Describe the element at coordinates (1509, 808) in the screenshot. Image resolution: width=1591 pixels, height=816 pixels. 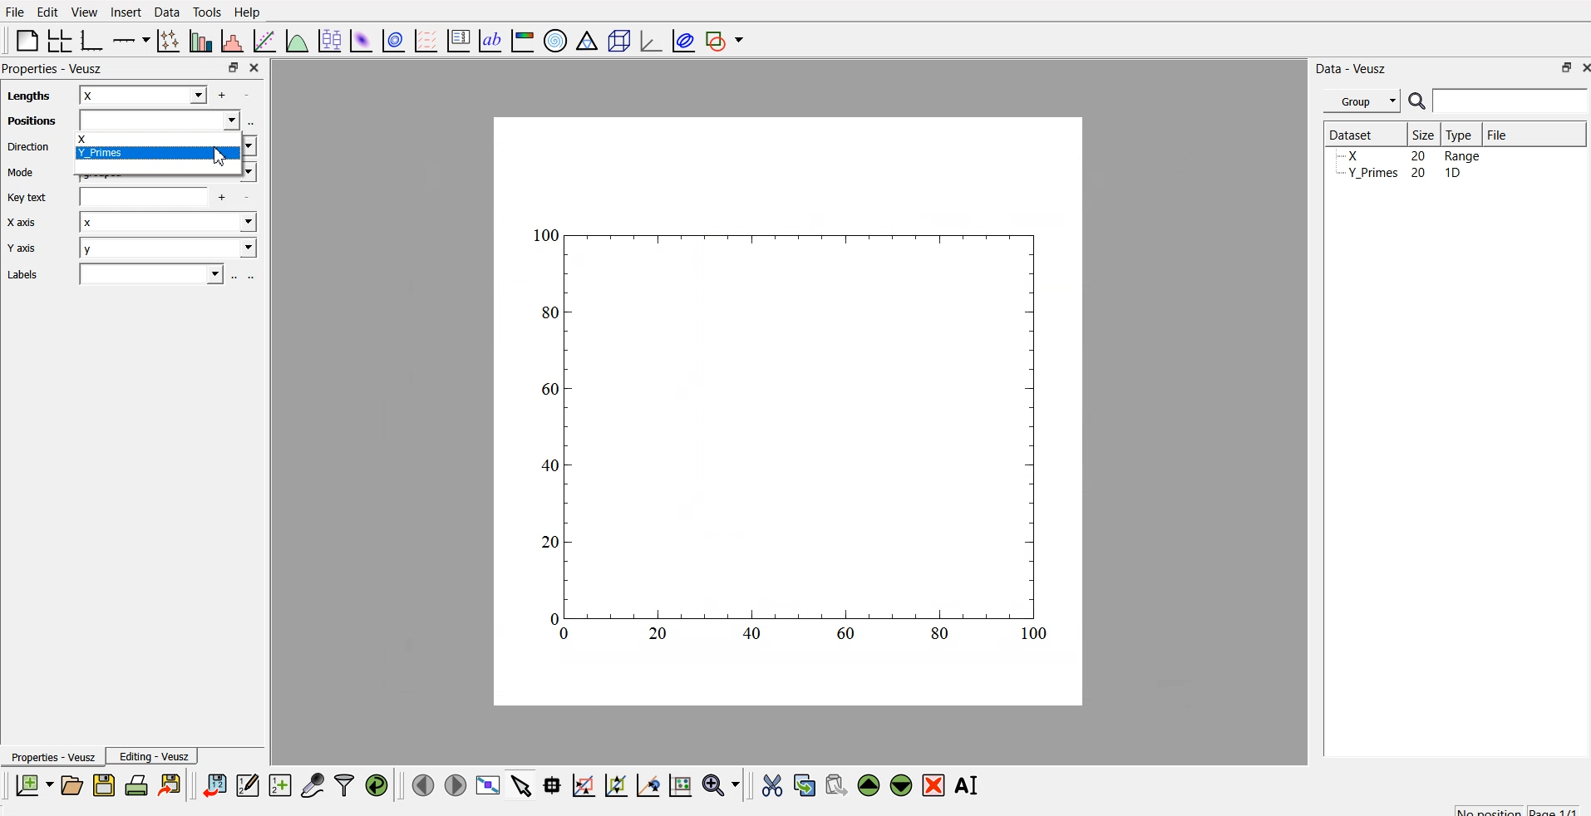
I see `no position page 1/1` at that location.